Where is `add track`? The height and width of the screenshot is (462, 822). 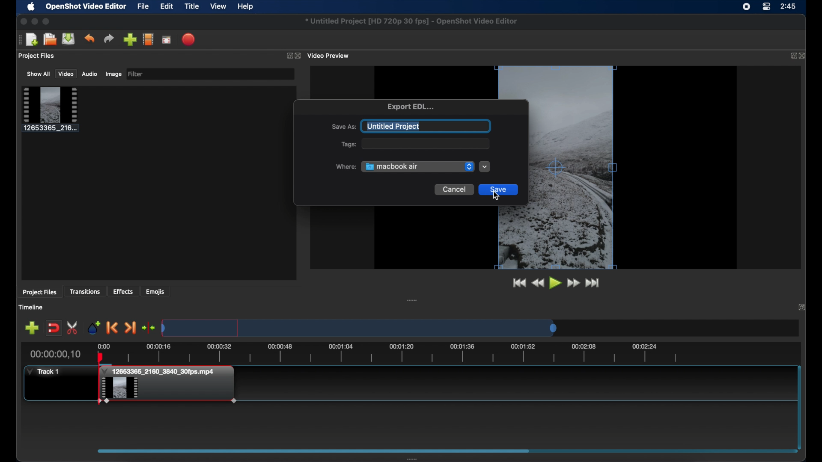
add track is located at coordinates (32, 328).